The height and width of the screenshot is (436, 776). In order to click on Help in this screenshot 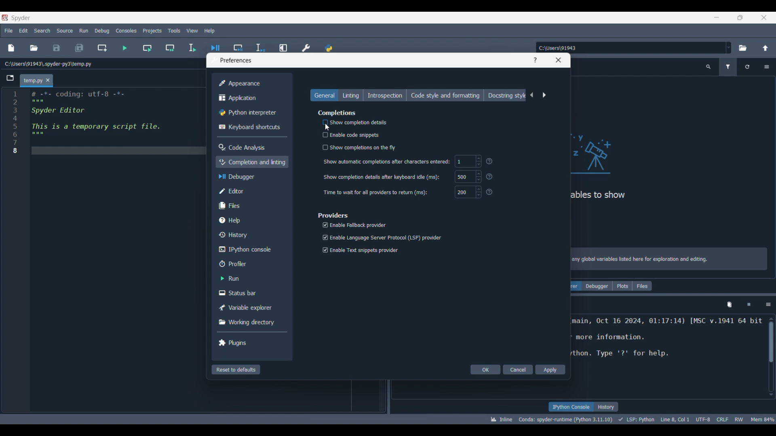, I will do `click(535, 60)`.